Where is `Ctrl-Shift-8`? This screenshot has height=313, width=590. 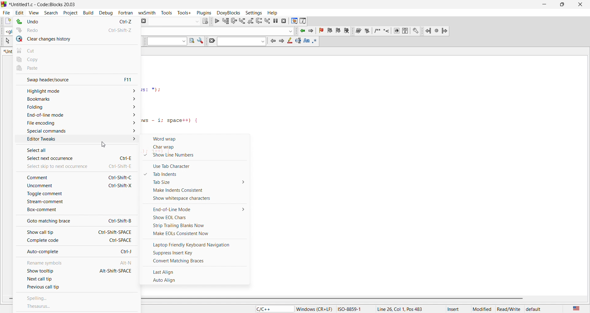 Ctrl-Shift-8 is located at coordinates (117, 221).